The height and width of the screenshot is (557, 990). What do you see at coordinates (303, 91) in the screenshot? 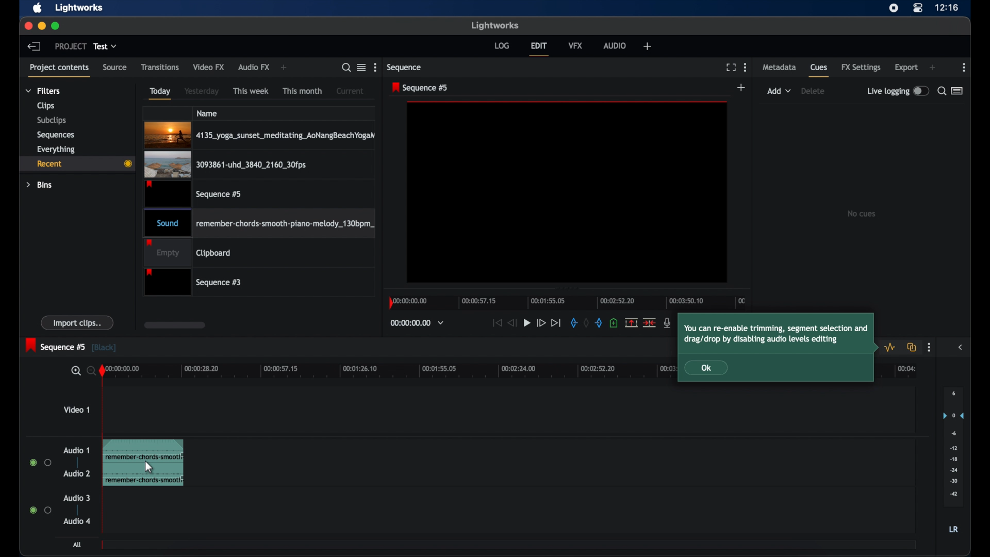
I see `this month` at bounding box center [303, 91].